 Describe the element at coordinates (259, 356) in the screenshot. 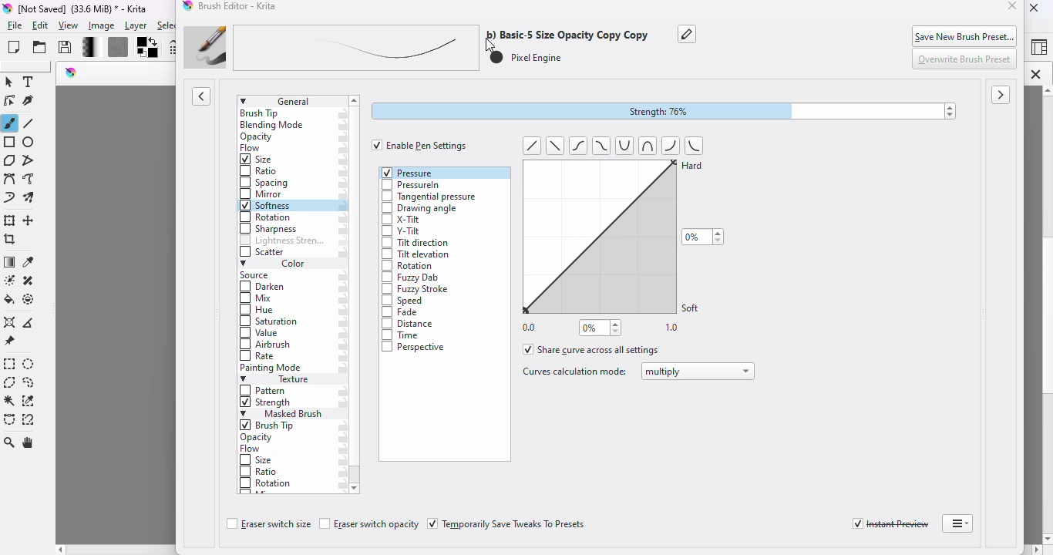

I see `rate` at that location.